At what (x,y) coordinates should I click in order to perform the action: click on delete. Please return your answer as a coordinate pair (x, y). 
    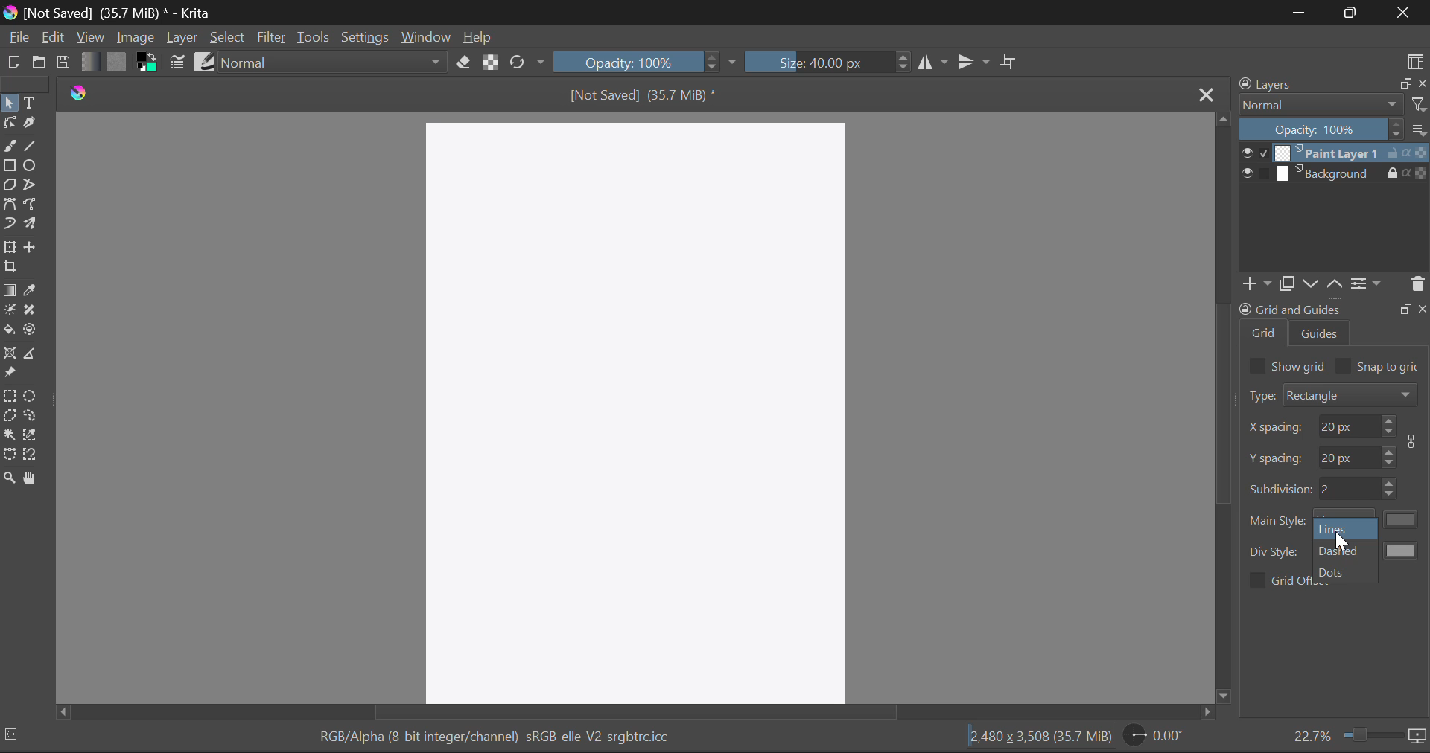
    Looking at the image, I should click on (1417, 284).